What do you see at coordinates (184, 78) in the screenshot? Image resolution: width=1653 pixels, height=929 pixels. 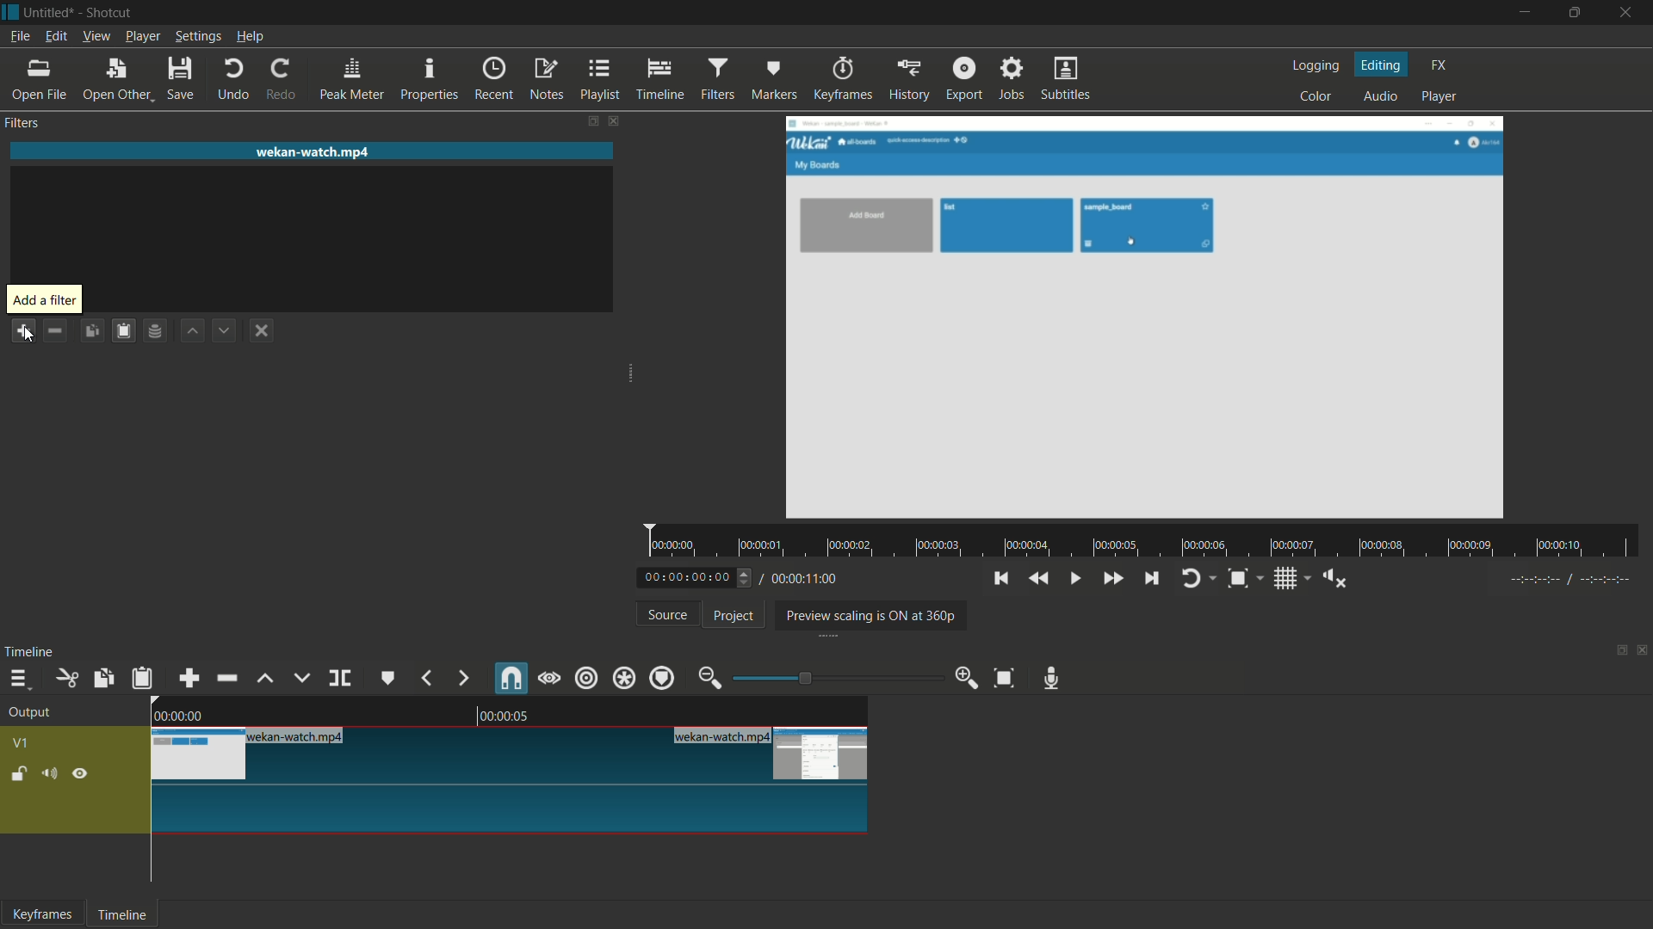 I see `save` at bounding box center [184, 78].